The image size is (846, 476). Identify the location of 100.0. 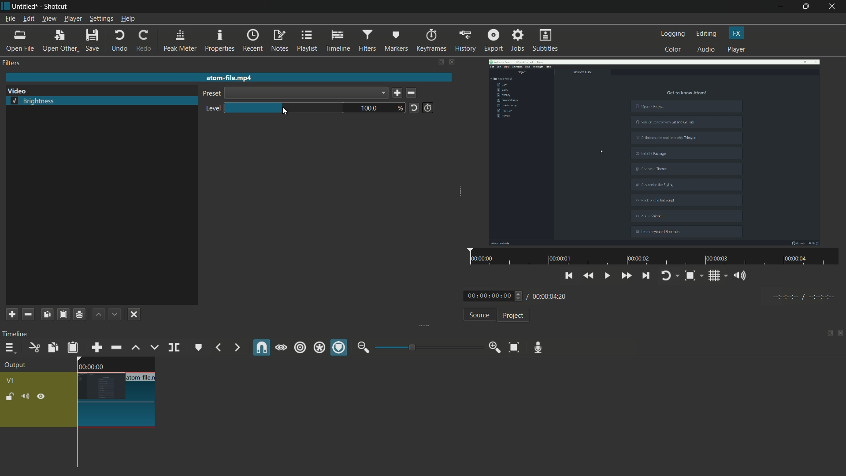
(371, 109).